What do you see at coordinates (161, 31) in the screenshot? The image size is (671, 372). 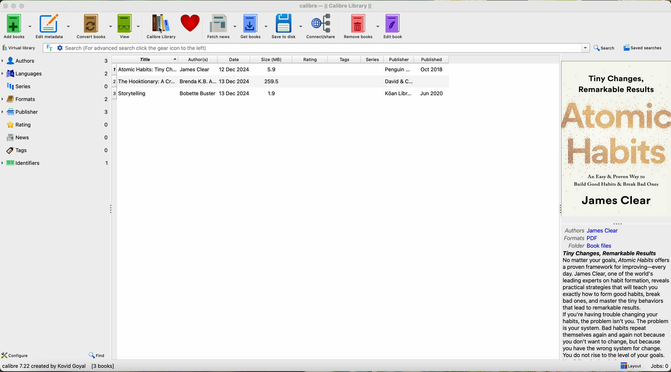 I see `cursor` at bounding box center [161, 31].